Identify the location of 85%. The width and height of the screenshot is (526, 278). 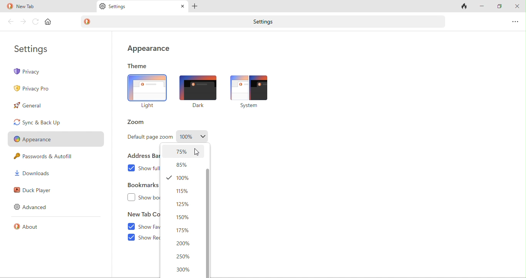
(184, 166).